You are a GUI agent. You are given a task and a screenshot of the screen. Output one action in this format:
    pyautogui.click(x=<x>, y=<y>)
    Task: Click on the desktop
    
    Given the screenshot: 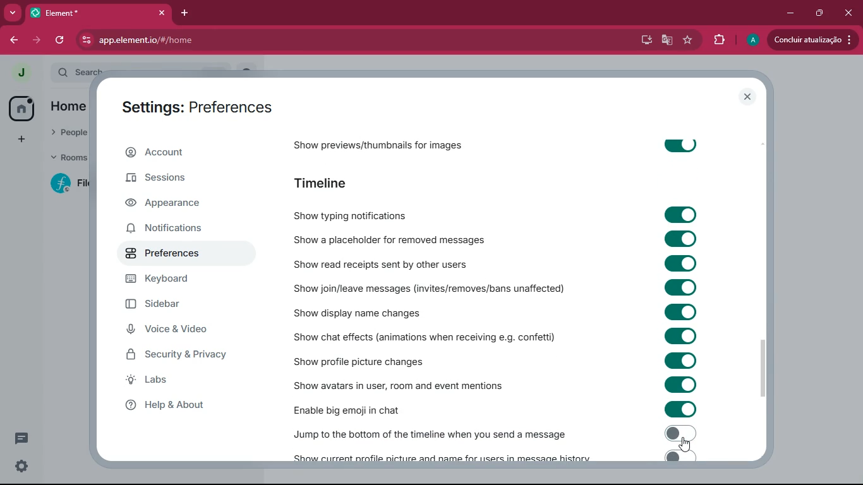 What is the action you would take?
    pyautogui.click(x=641, y=40)
    